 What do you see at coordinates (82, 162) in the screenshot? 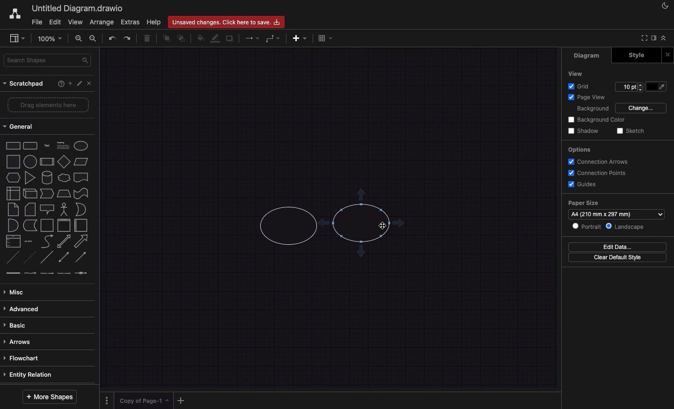
I see `parallelogram` at bounding box center [82, 162].